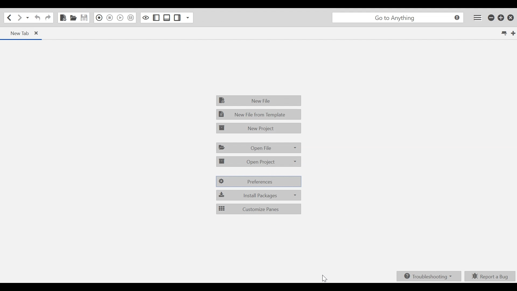  What do you see at coordinates (177, 18) in the screenshot?
I see `Show/Hide Right Pane` at bounding box center [177, 18].